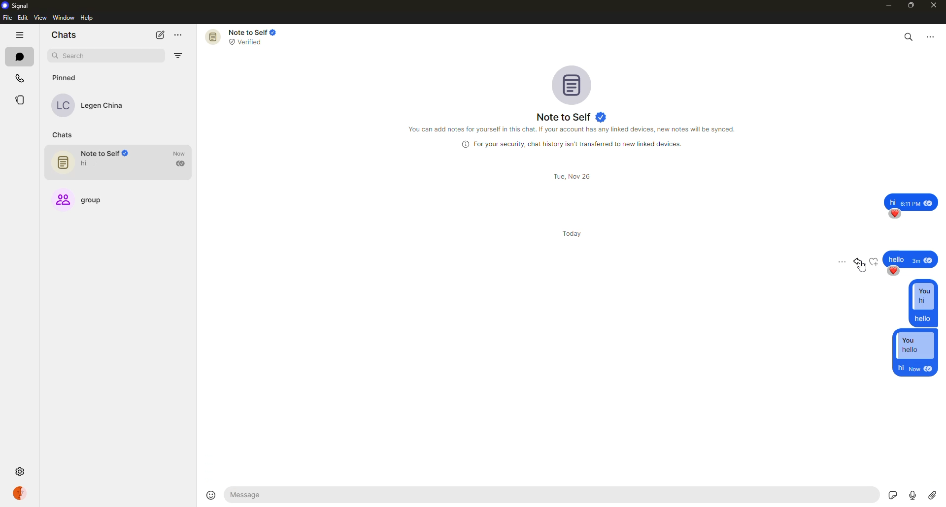 This screenshot has width=946, height=507. I want to click on info, so click(572, 143).